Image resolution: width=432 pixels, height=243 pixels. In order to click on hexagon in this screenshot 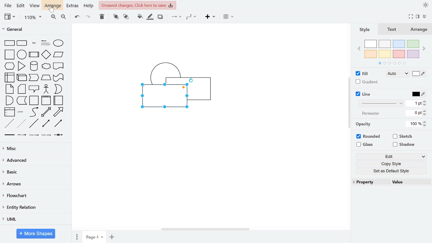, I will do `click(9, 66)`.